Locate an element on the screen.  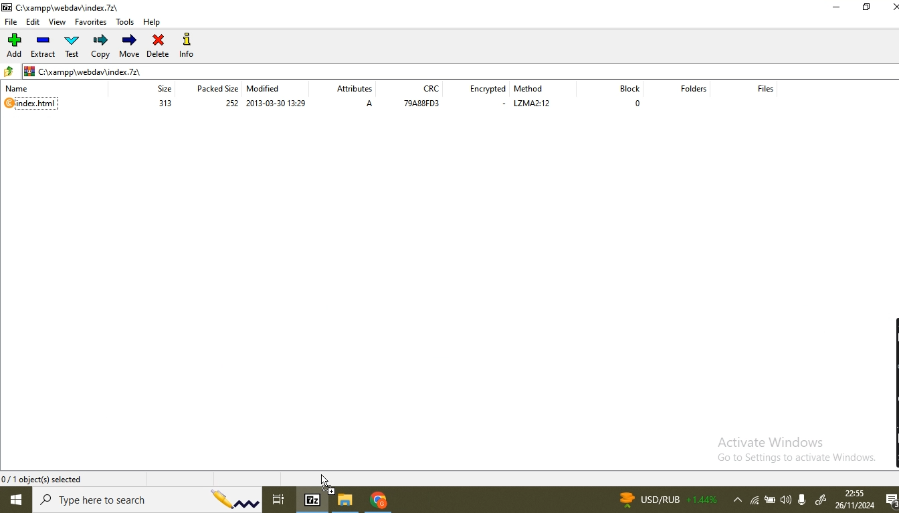
add is located at coordinates (14, 46).